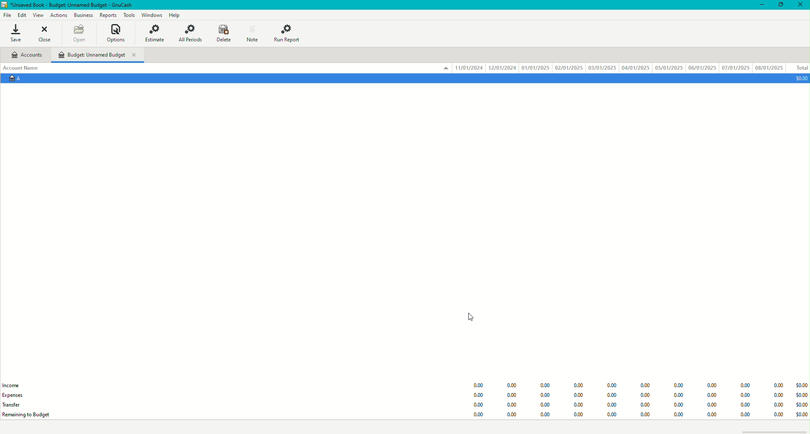  Describe the element at coordinates (799, 78) in the screenshot. I see `$0` at that location.